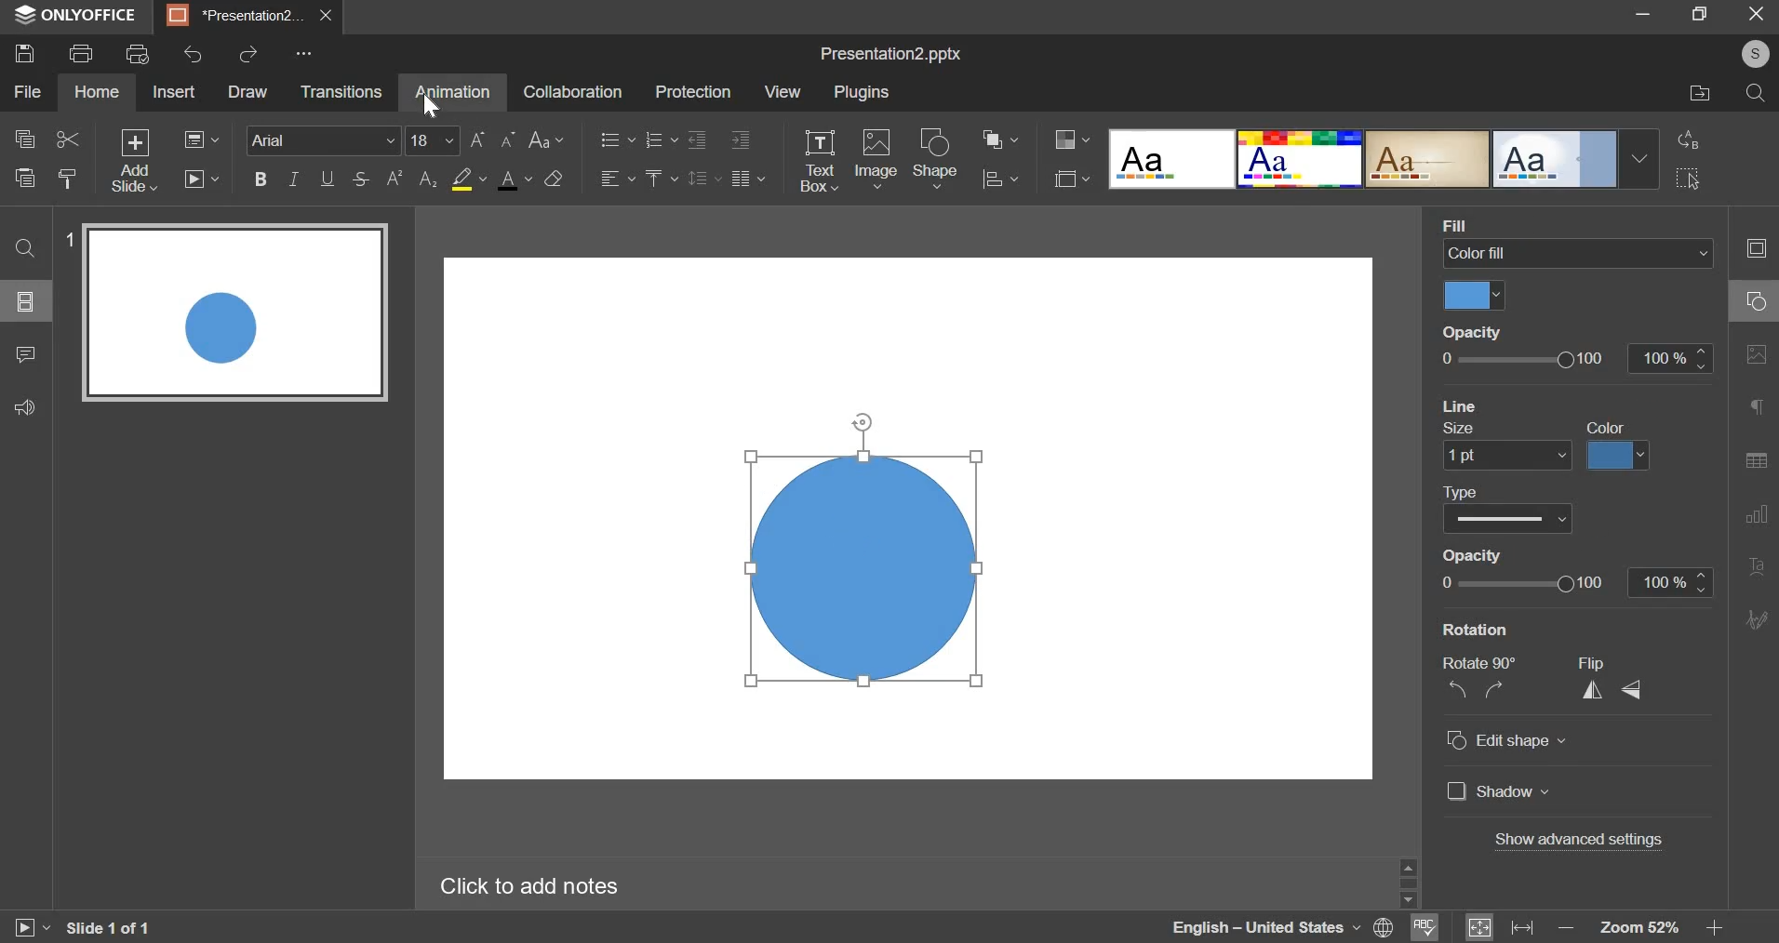  I want to click on save, so click(24, 53).